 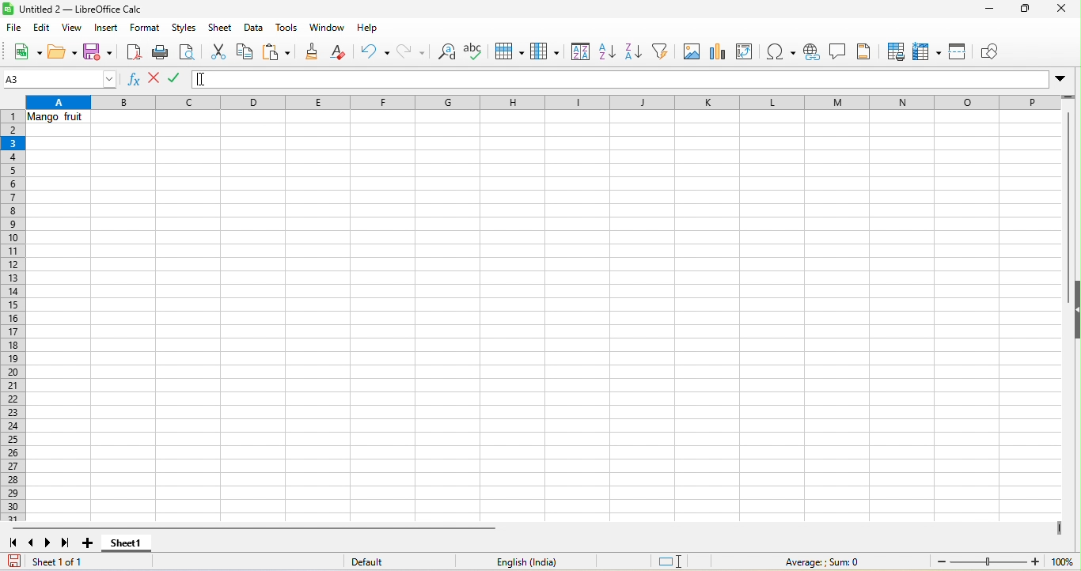 What do you see at coordinates (893, 51) in the screenshot?
I see `print area` at bounding box center [893, 51].